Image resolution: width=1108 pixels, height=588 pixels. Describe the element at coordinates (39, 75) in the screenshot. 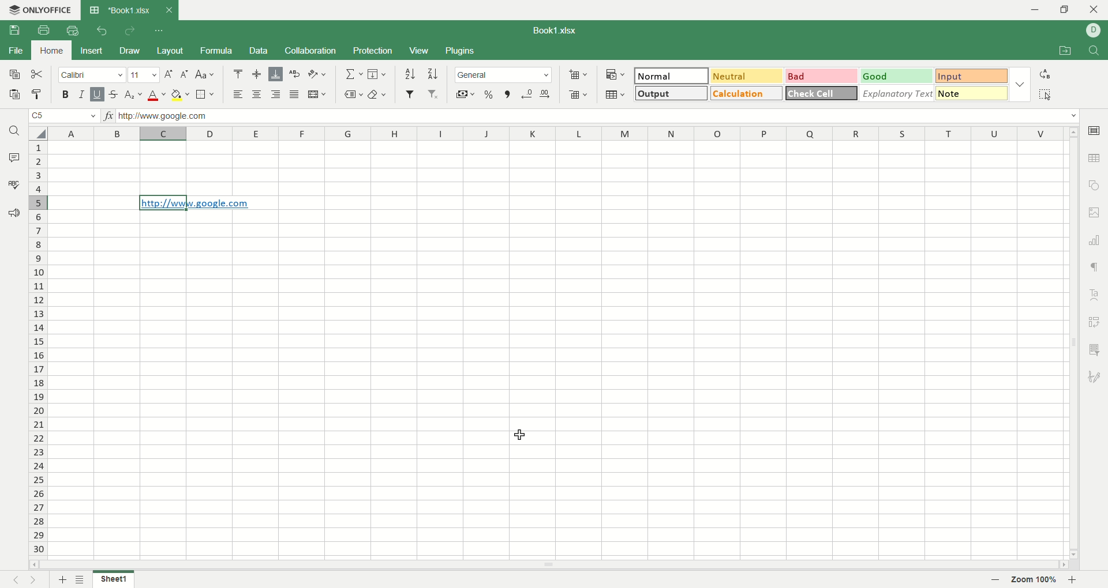

I see `cut` at that location.